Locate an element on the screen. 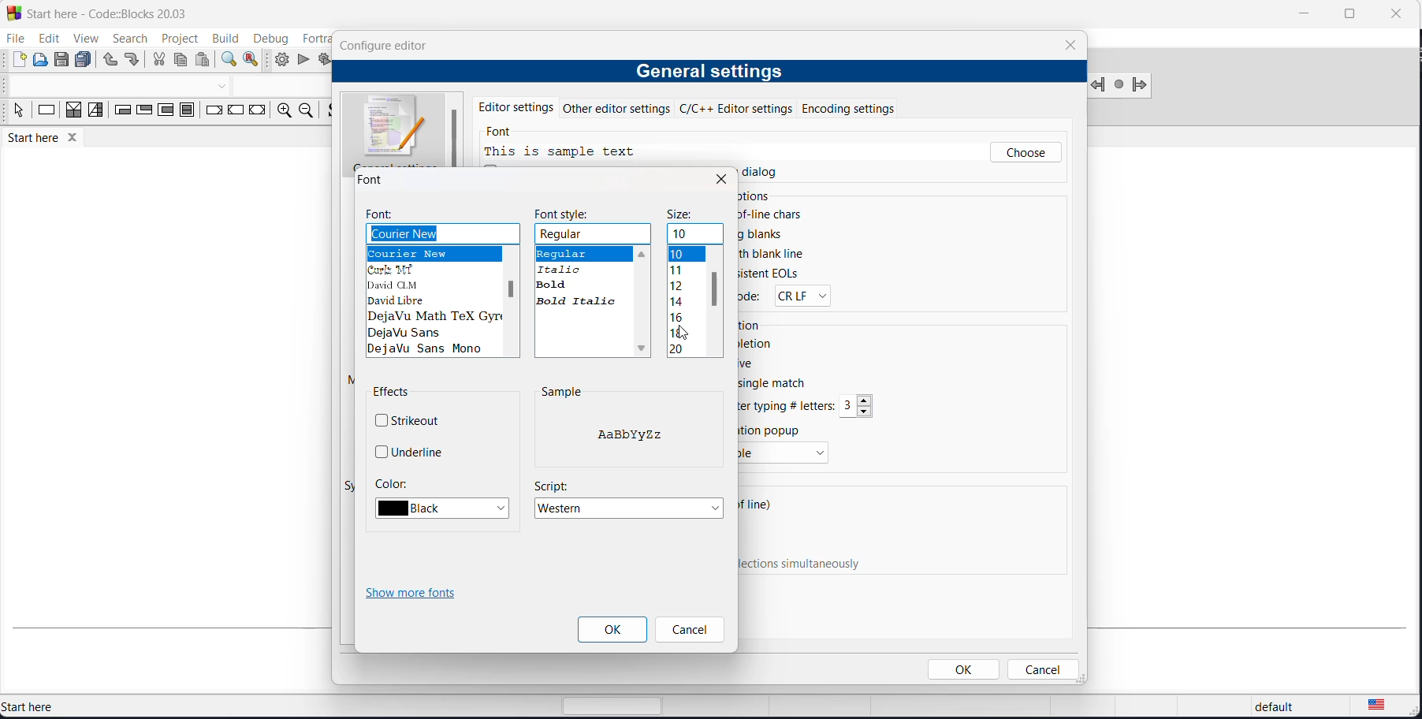  exit condition loop is located at coordinates (143, 113).